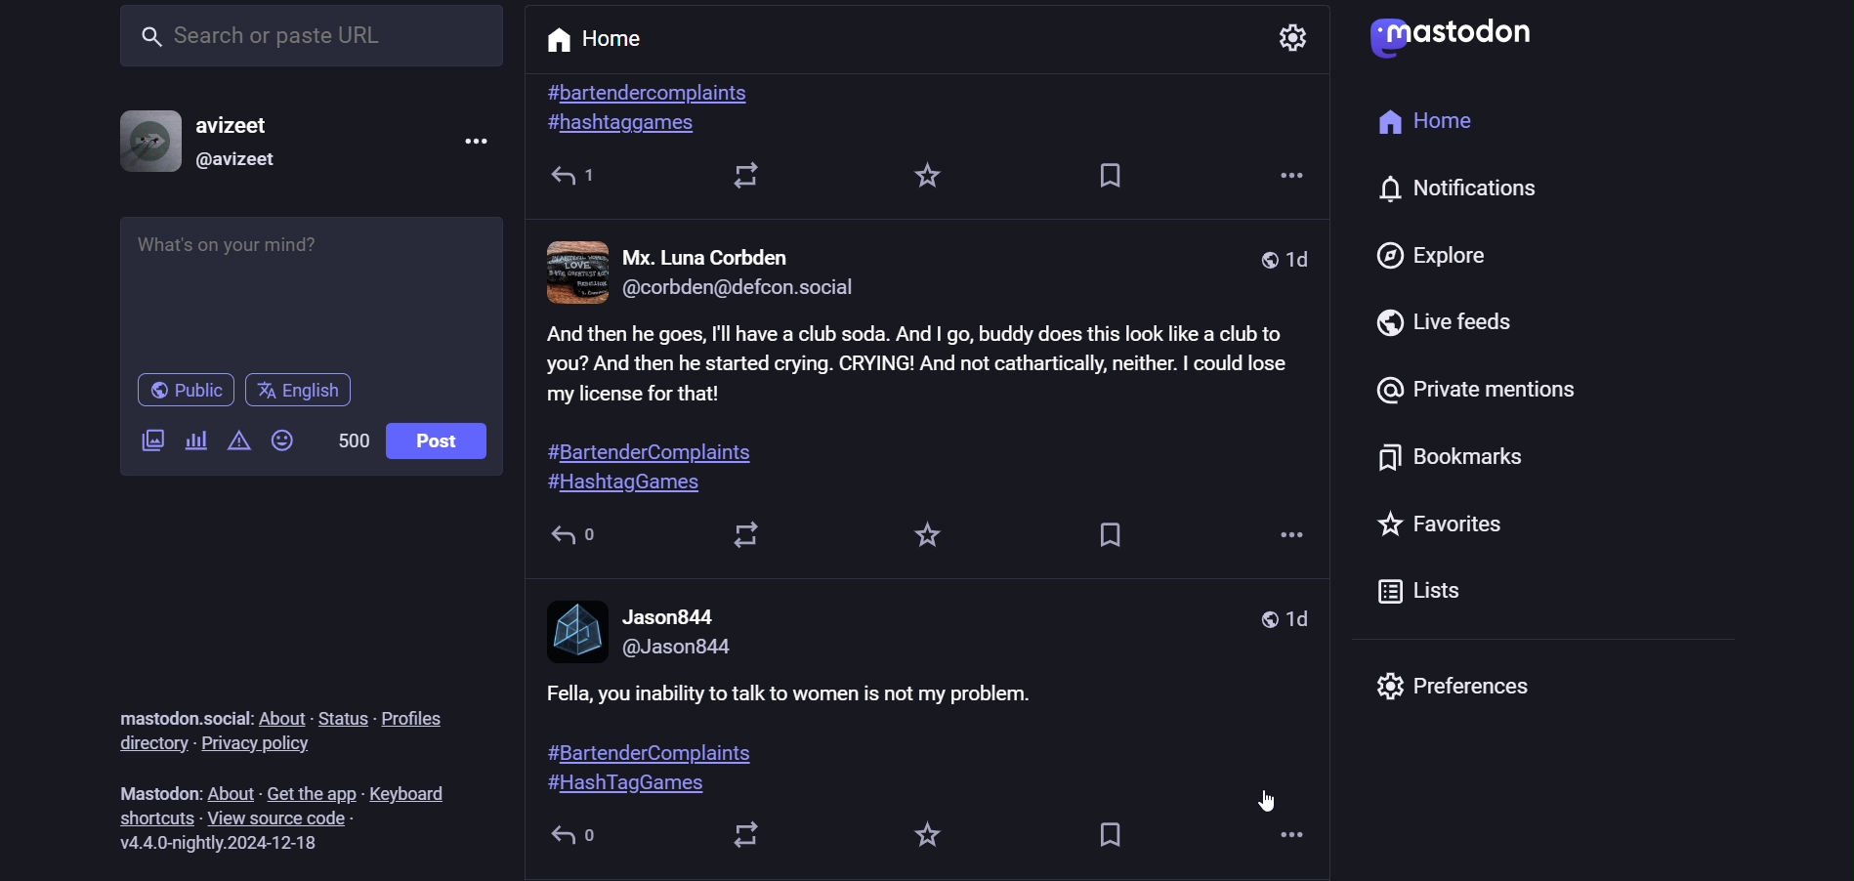 This screenshot has height=881, width=1854. What do you see at coordinates (755, 176) in the screenshot?
I see `boost` at bounding box center [755, 176].